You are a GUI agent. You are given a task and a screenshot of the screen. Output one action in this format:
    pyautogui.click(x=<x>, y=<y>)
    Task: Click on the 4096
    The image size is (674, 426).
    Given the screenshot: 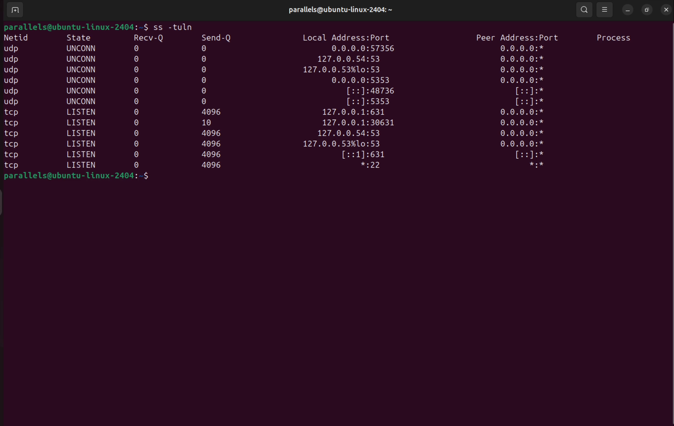 What is the action you would take?
    pyautogui.click(x=215, y=134)
    